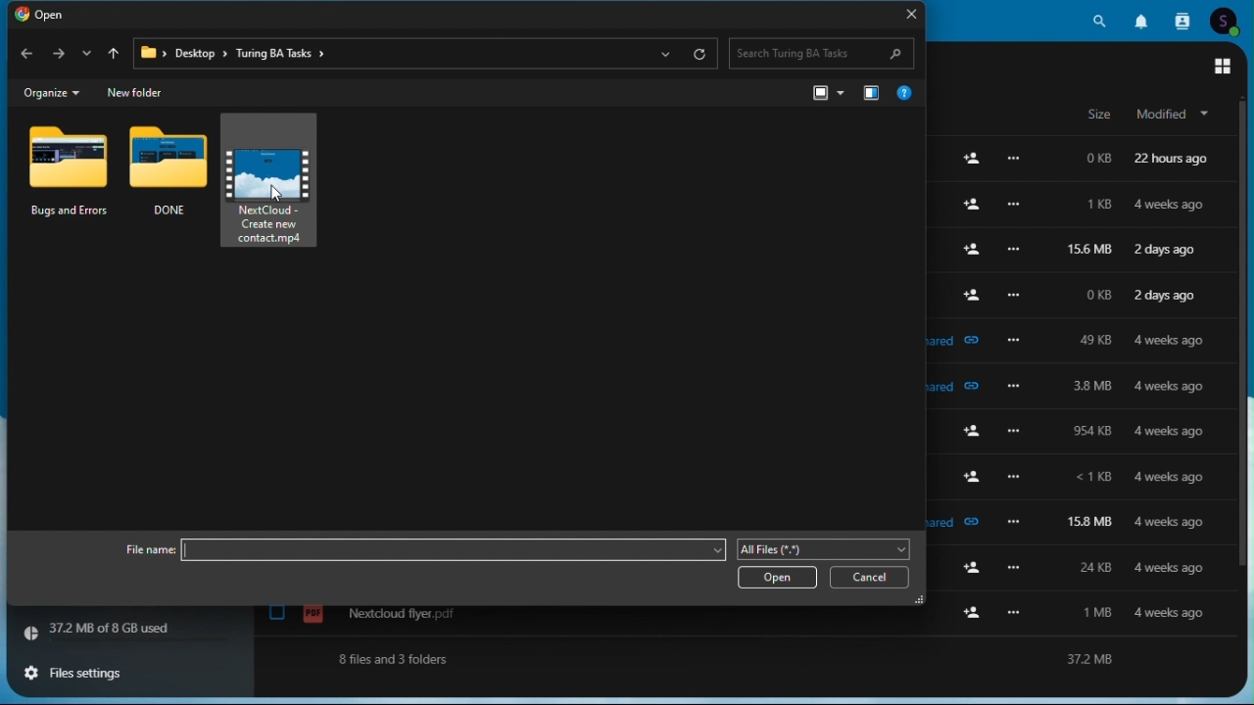 This screenshot has width=1254, height=705. What do you see at coordinates (869, 577) in the screenshot?
I see `cancel` at bounding box center [869, 577].